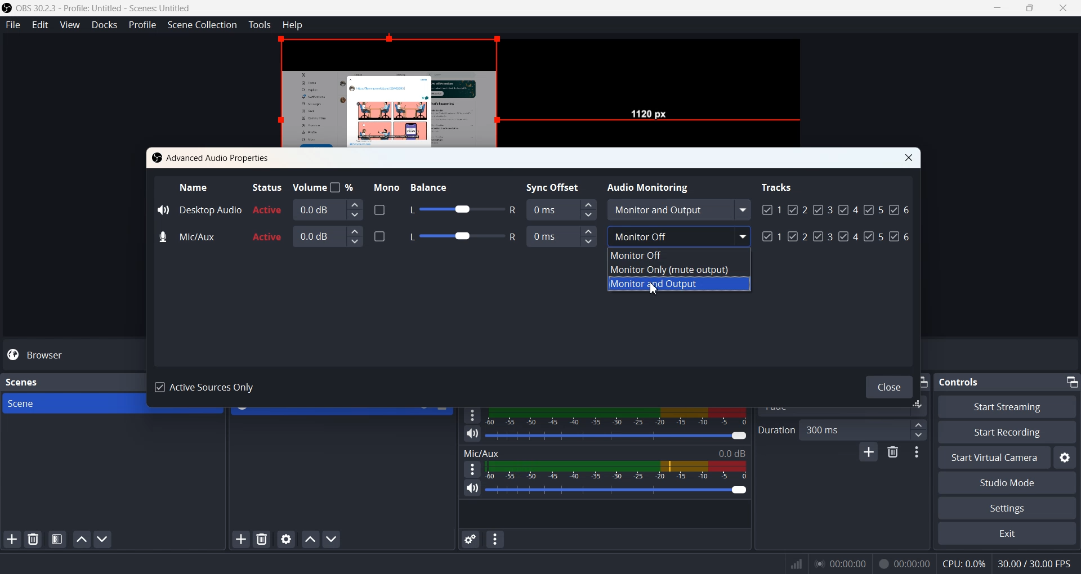 Image resolution: width=1081 pixels, height=574 pixels. I want to click on Exit, so click(1006, 535).